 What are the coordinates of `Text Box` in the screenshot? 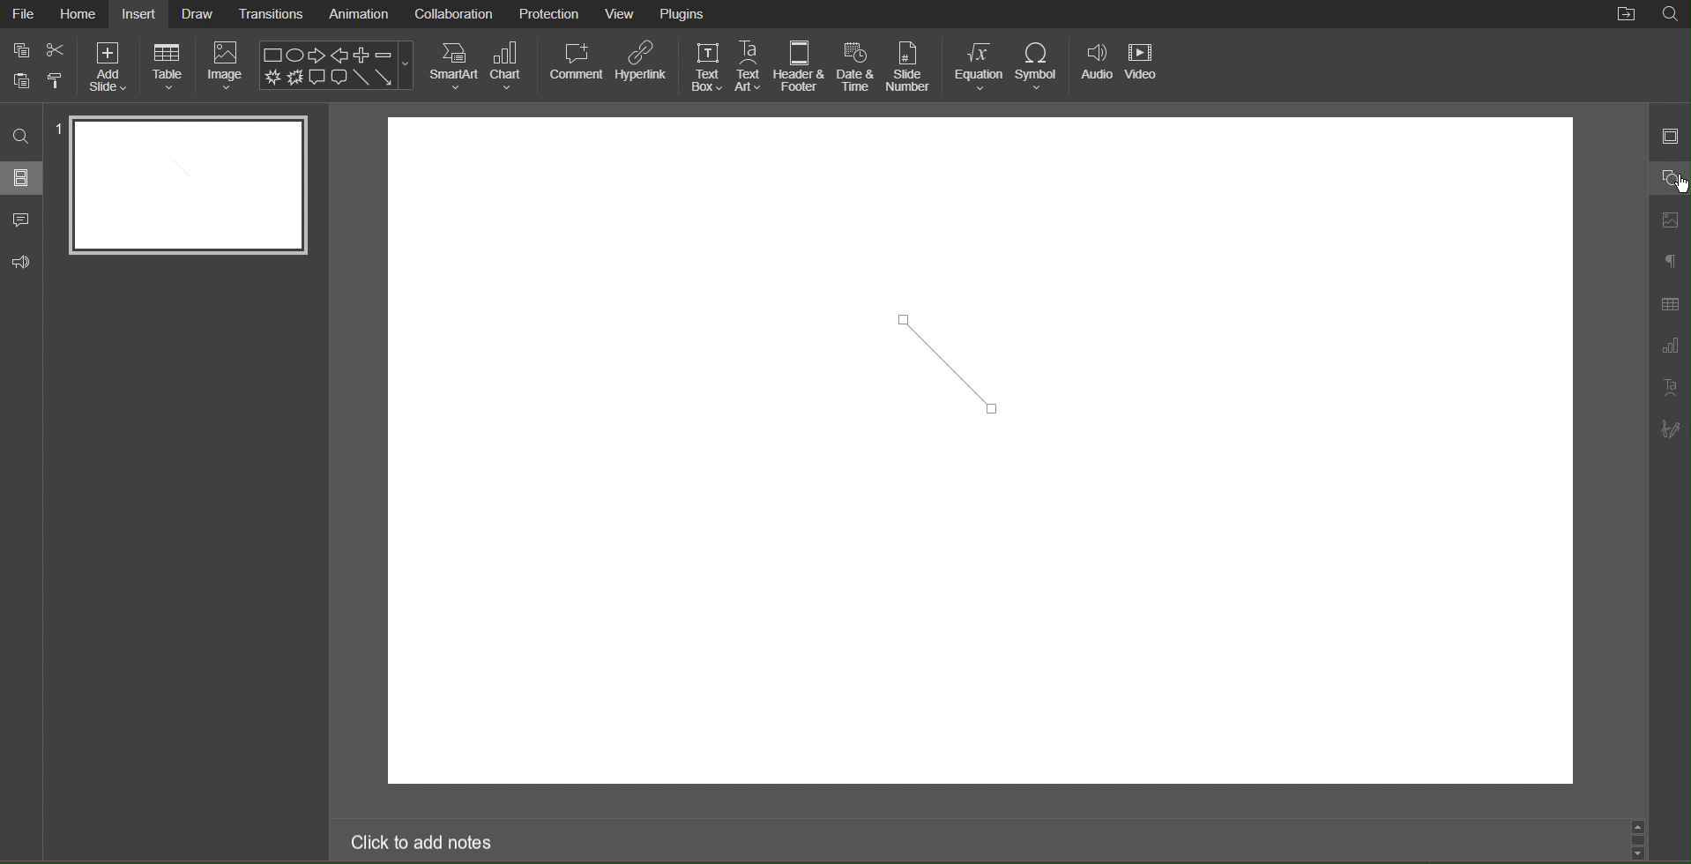 It's located at (704, 65).